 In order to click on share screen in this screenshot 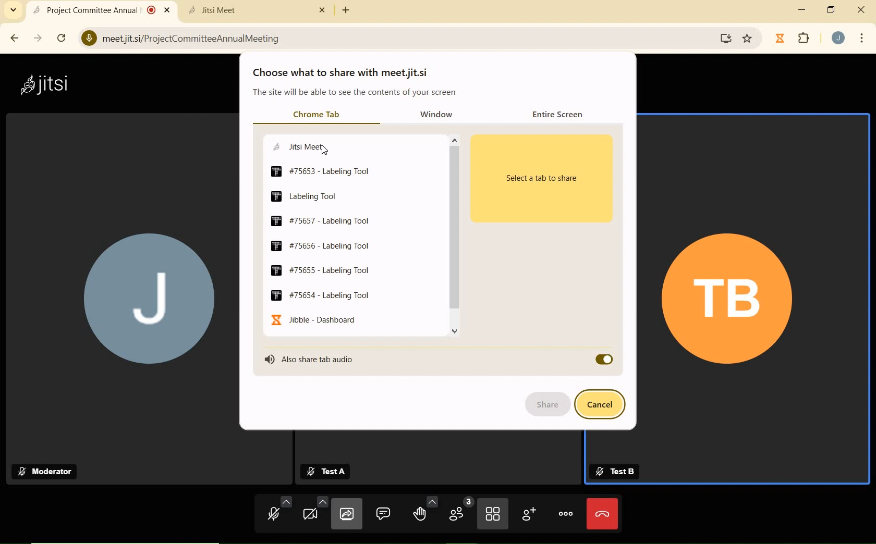, I will do `click(345, 515)`.